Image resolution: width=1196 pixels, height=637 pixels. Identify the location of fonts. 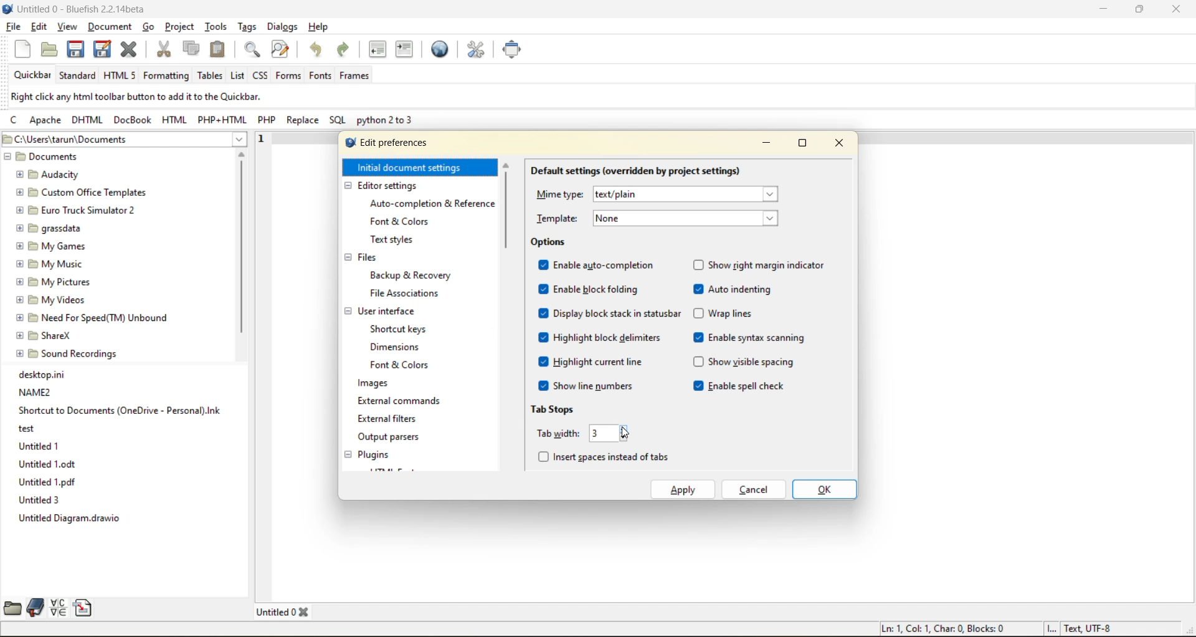
(320, 77).